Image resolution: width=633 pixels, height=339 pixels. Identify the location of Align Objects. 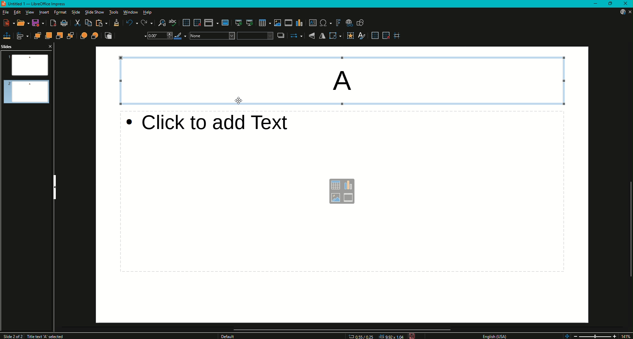
(22, 36).